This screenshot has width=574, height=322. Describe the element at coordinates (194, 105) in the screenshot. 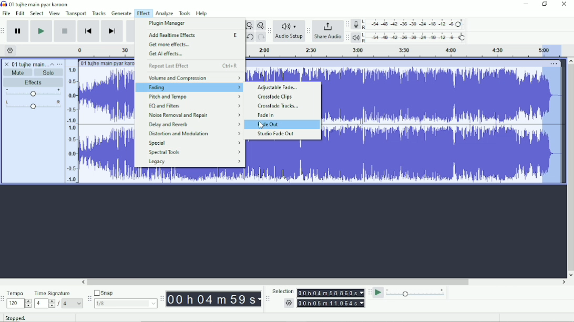

I see `EQ and Filters` at that location.